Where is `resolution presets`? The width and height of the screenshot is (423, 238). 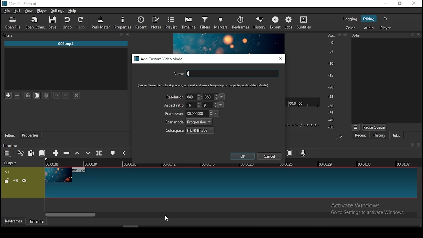
resolution presets is located at coordinates (223, 97).